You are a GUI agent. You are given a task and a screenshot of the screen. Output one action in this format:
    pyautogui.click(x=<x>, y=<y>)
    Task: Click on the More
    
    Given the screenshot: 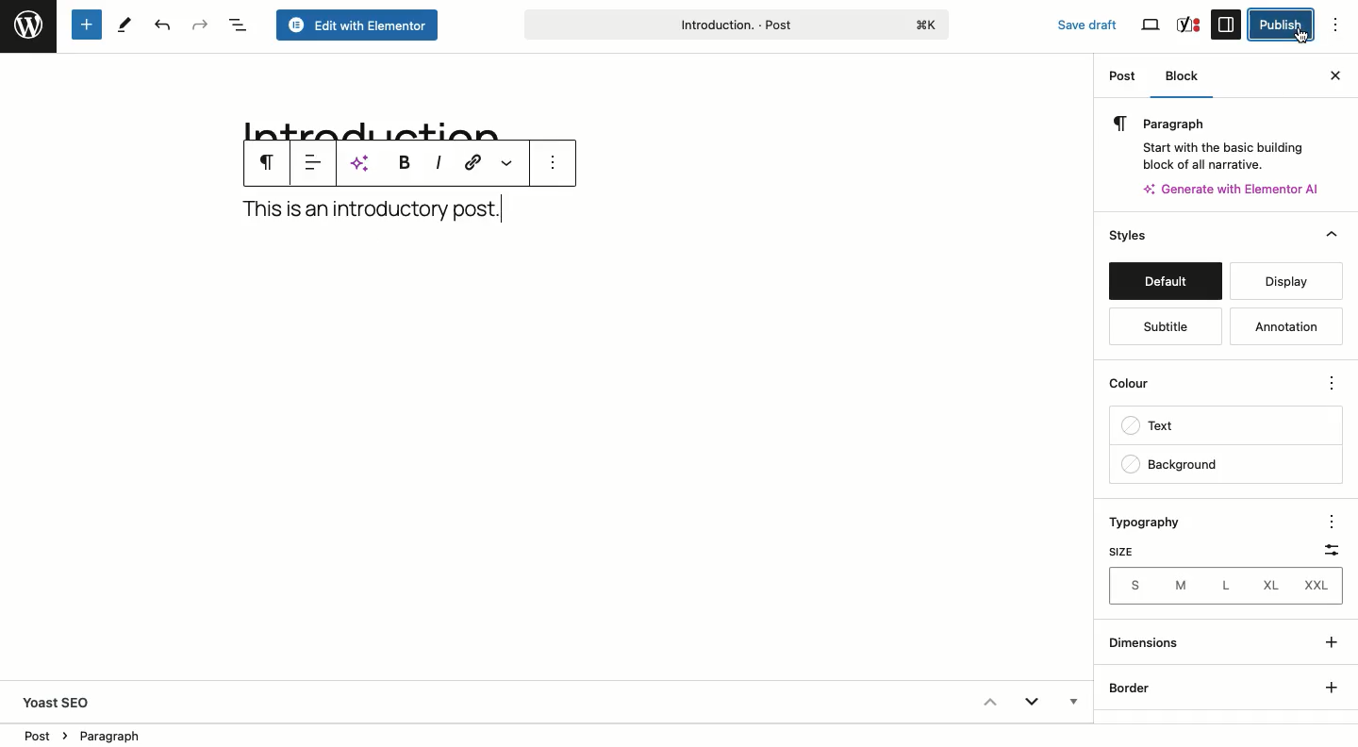 What is the action you would take?
    pyautogui.click(x=510, y=163)
    